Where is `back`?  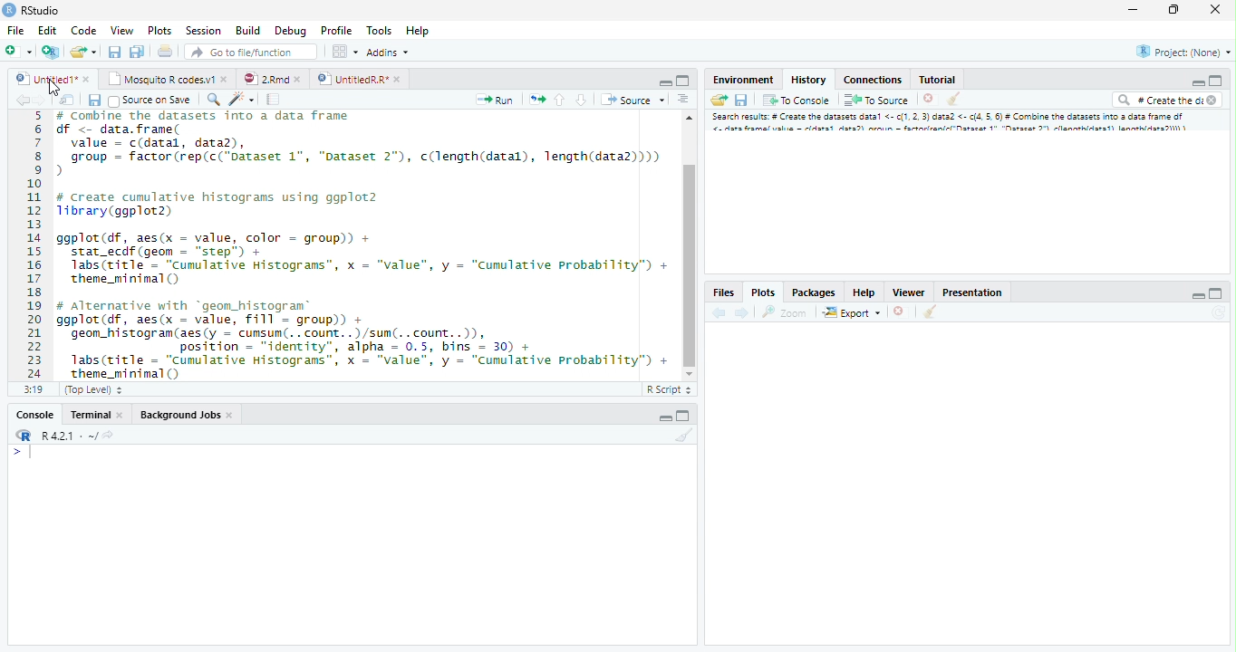 back is located at coordinates (719, 314).